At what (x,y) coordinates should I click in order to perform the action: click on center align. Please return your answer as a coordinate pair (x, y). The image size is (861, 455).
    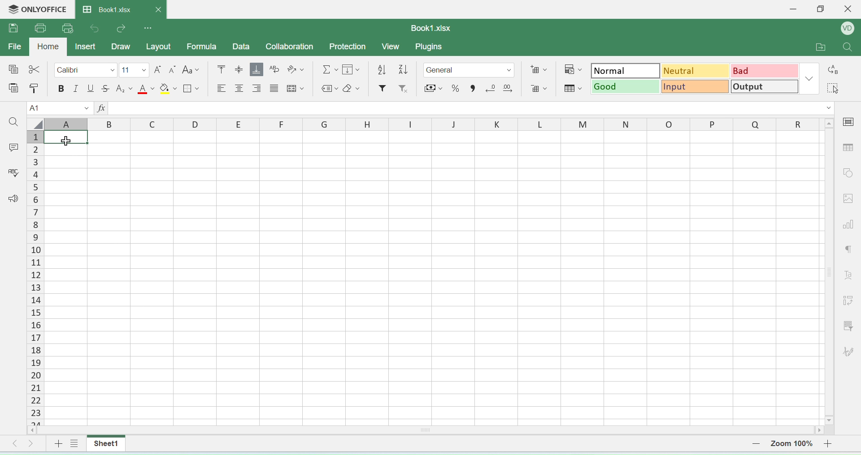
    Looking at the image, I should click on (274, 89).